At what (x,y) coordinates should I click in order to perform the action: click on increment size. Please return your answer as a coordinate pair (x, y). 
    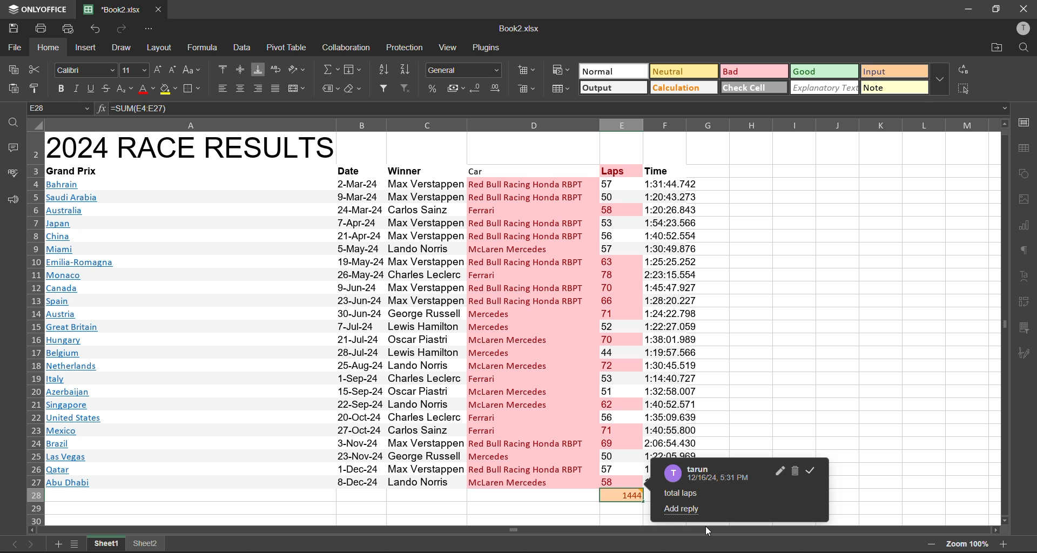
    Looking at the image, I should click on (158, 70).